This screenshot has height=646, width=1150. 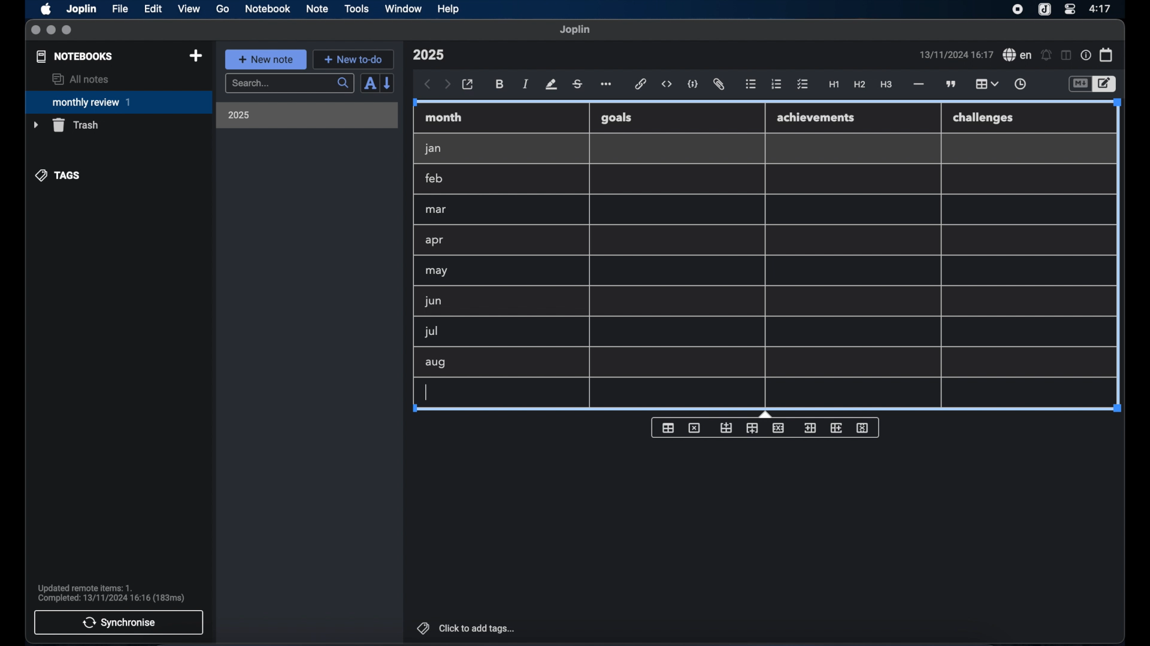 I want to click on new notebook, so click(x=195, y=56).